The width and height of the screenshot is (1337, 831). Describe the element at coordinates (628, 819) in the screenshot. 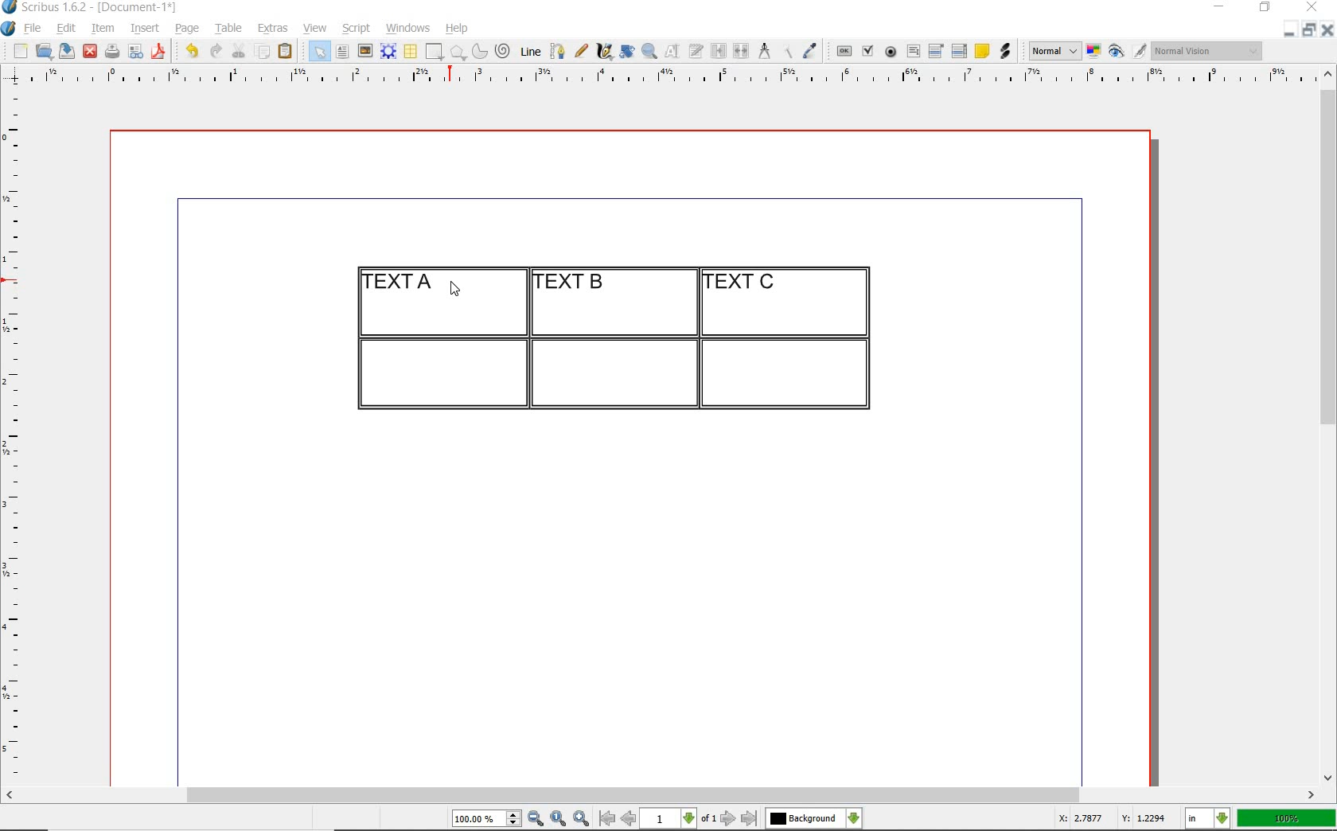

I see `go to previous page` at that location.